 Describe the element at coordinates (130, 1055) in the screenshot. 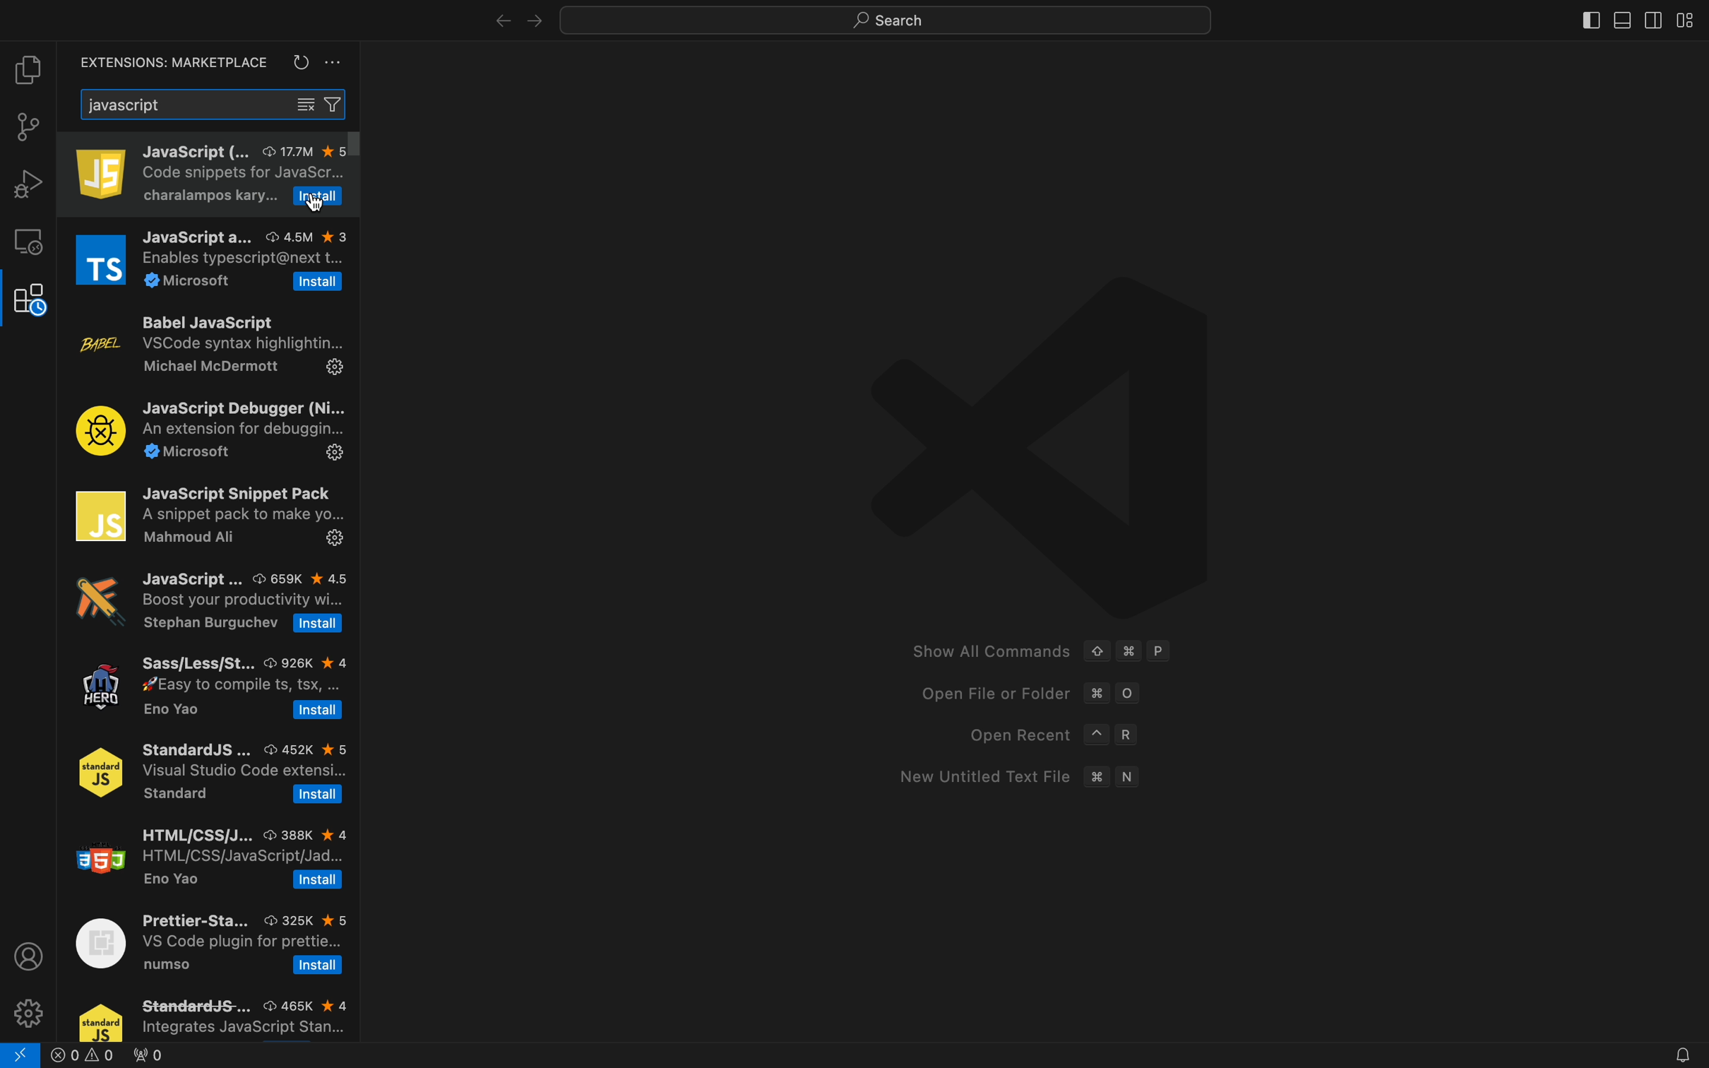

I see `error logs` at that location.